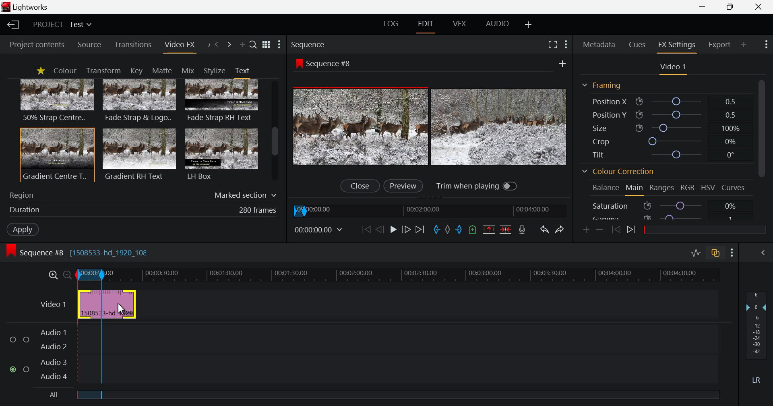 The width and height of the screenshot is (773, 406). What do you see at coordinates (53, 377) in the screenshot?
I see `audio 4` at bounding box center [53, 377].